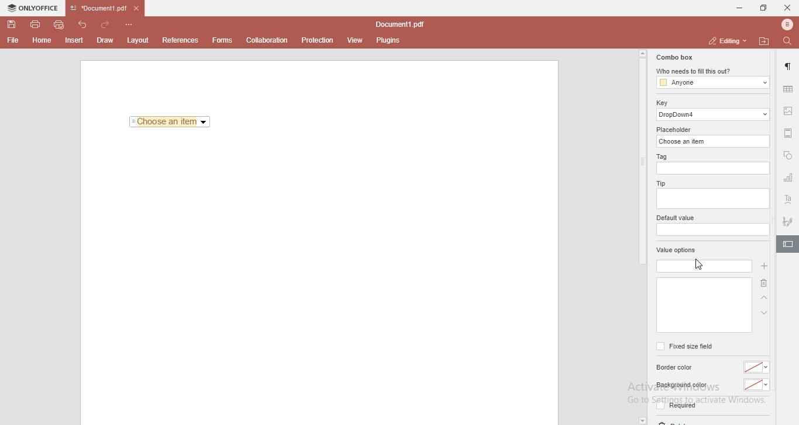  Describe the element at coordinates (764, 313) in the screenshot. I see `arrow down` at that location.